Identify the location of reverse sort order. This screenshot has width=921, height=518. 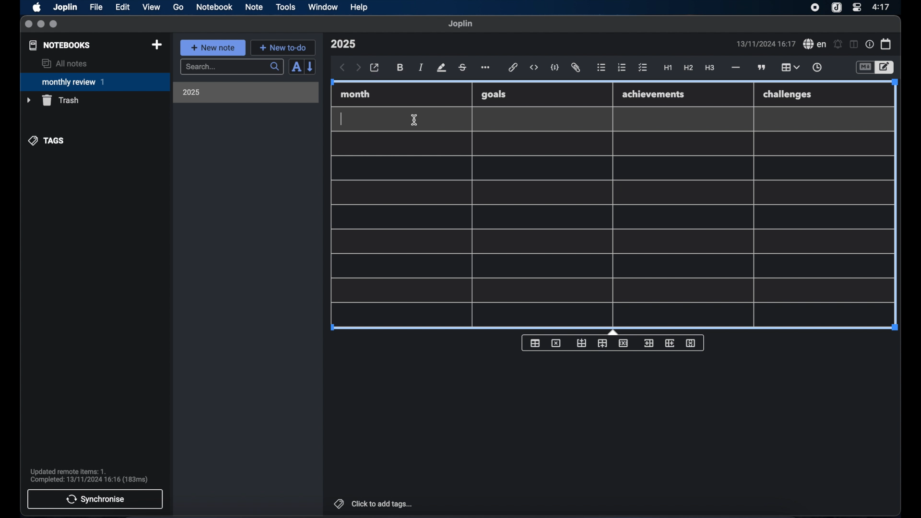
(311, 66).